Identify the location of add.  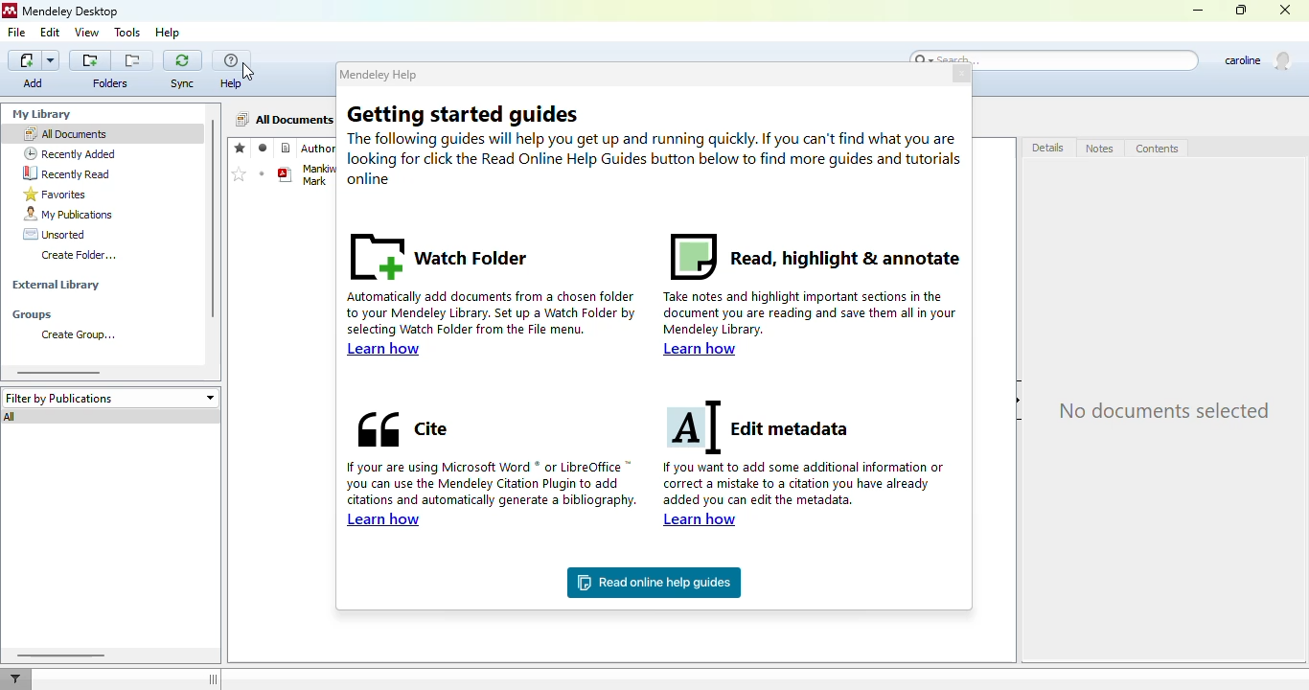
(35, 69).